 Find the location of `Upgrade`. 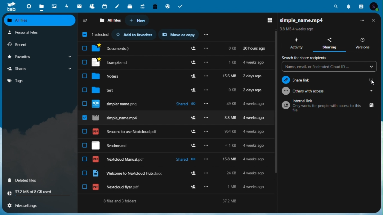

Upgrade is located at coordinates (142, 6).